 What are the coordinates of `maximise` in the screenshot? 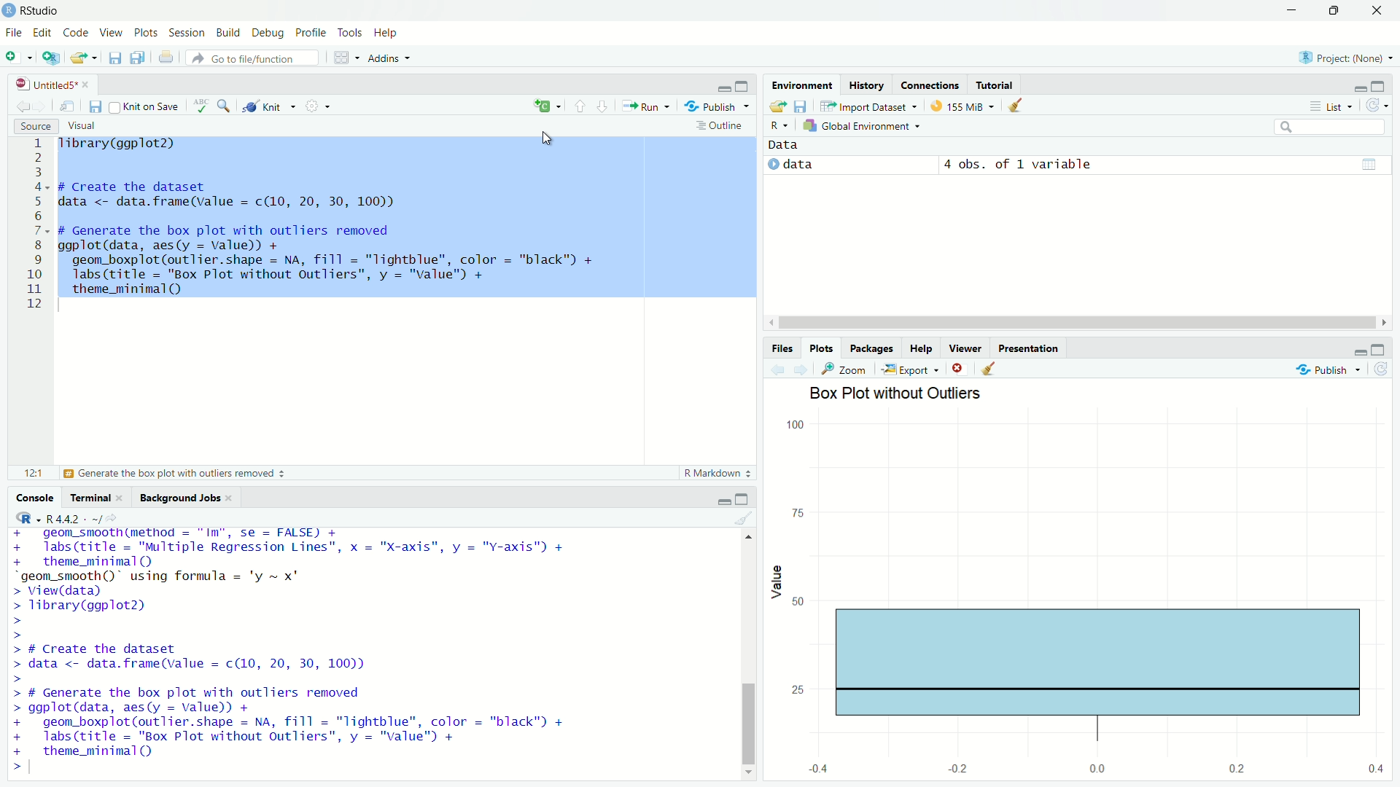 It's located at (744, 86).